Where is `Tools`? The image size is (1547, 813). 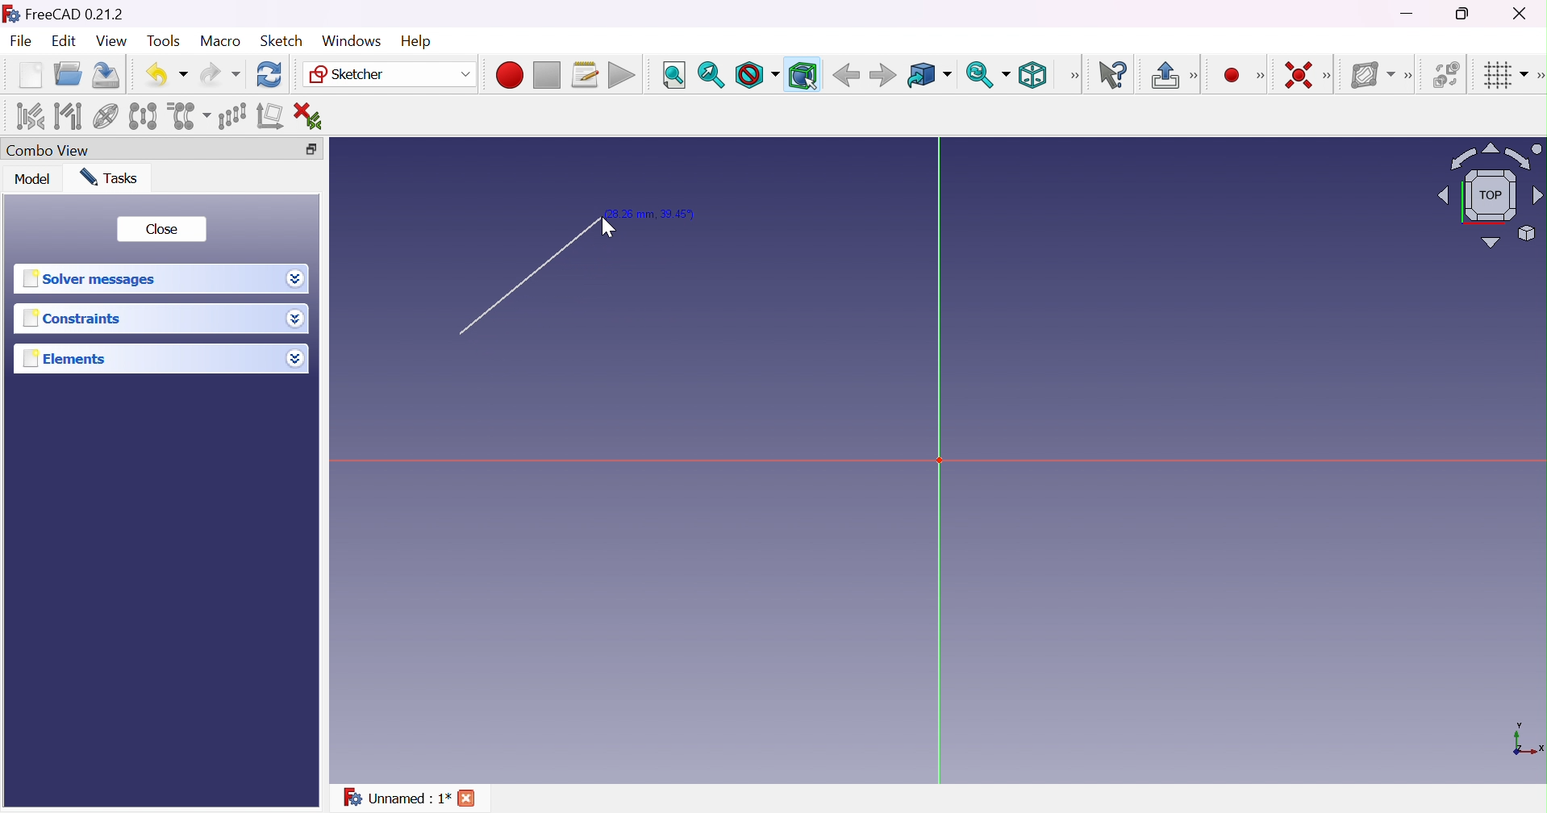 Tools is located at coordinates (163, 42).